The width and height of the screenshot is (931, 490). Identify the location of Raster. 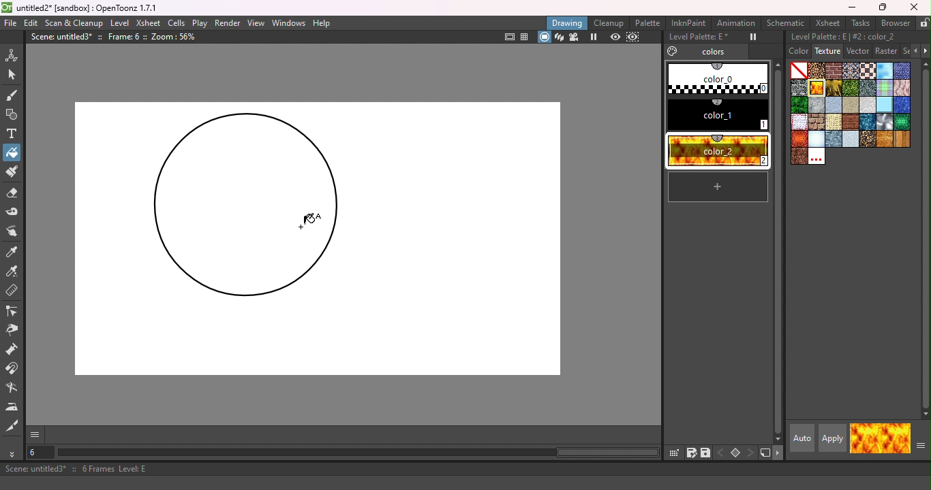
(887, 51).